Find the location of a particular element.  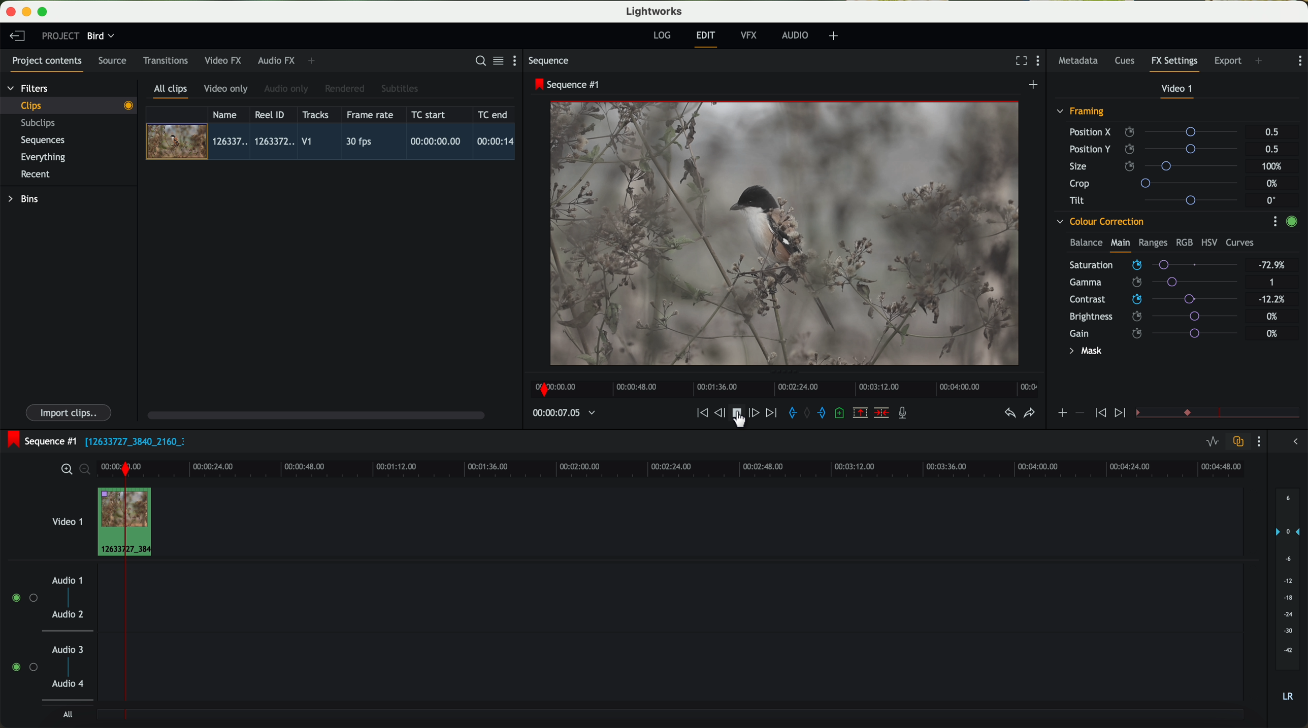

timeline is located at coordinates (559, 413).